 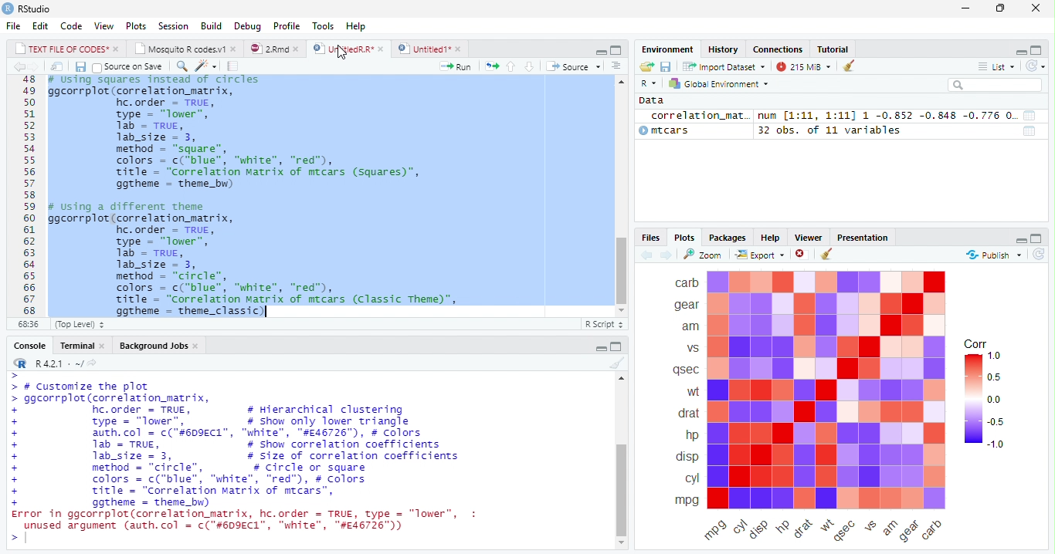 What do you see at coordinates (430, 49) in the screenshot?
I see ` Untitied1` at bounding box center [430, 49].